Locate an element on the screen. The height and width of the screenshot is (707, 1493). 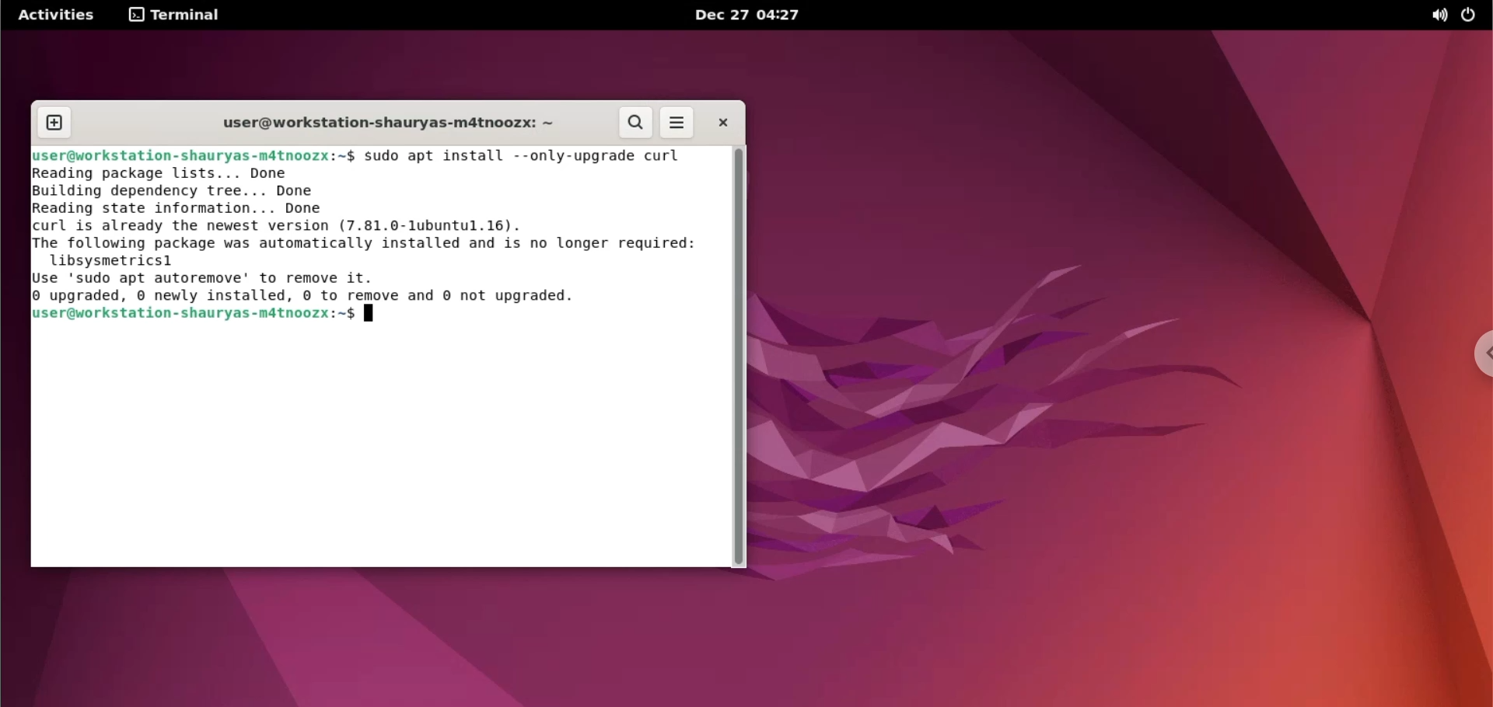
text indicator is located at coordinates (370, 315).